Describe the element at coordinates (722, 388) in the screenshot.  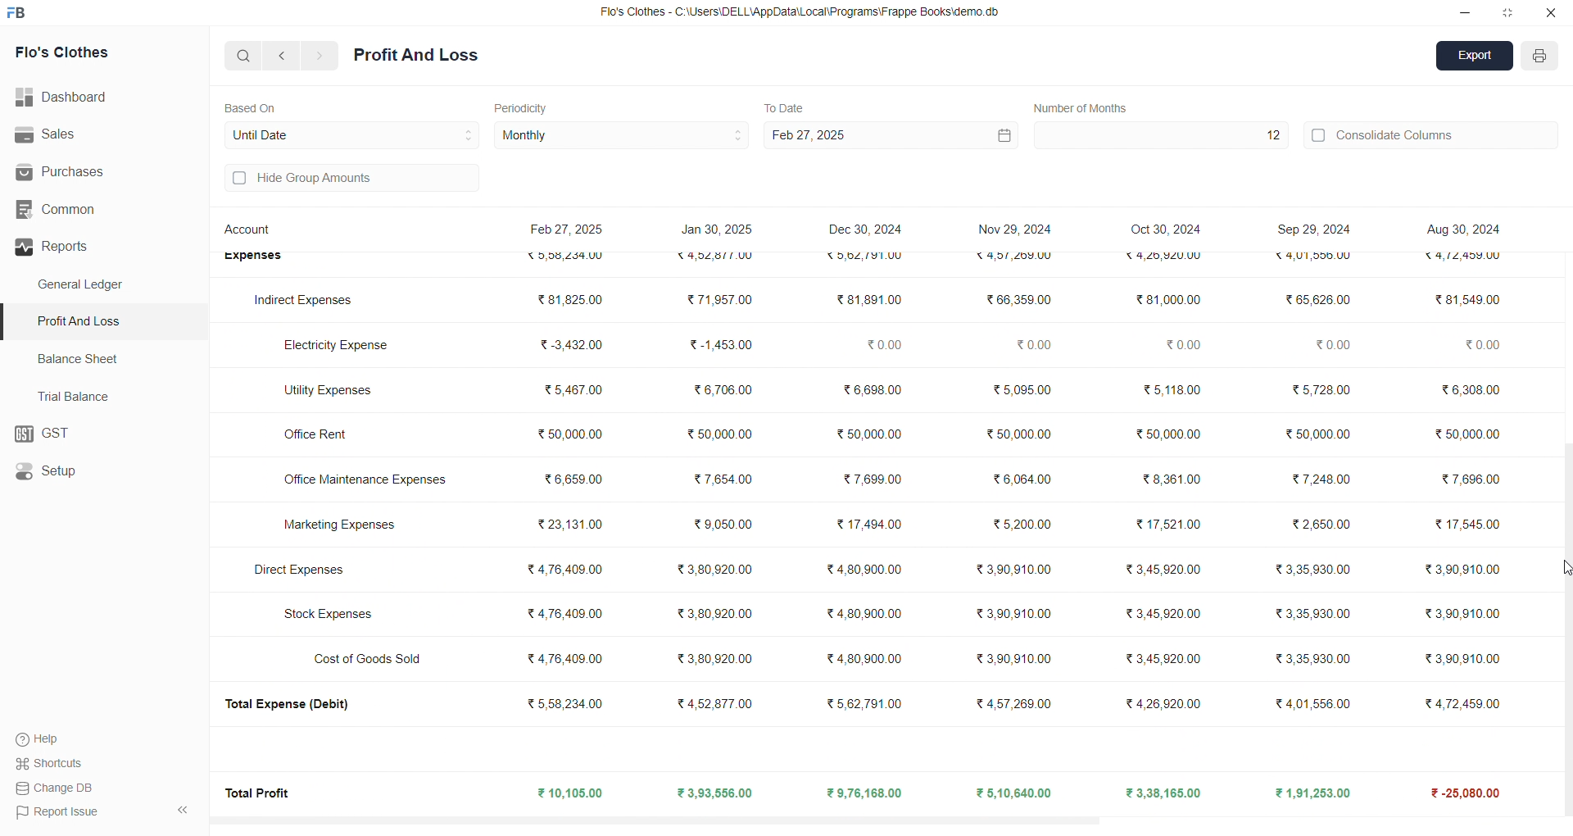
I see `₹6,706.00` at that location.